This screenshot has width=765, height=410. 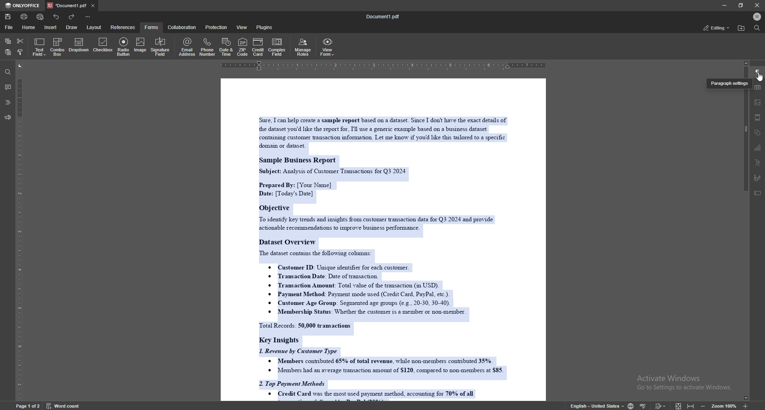 What do you see at coordinates (8, 87) in the screenshot?
I see `comment` at bounding box center [8, 87].